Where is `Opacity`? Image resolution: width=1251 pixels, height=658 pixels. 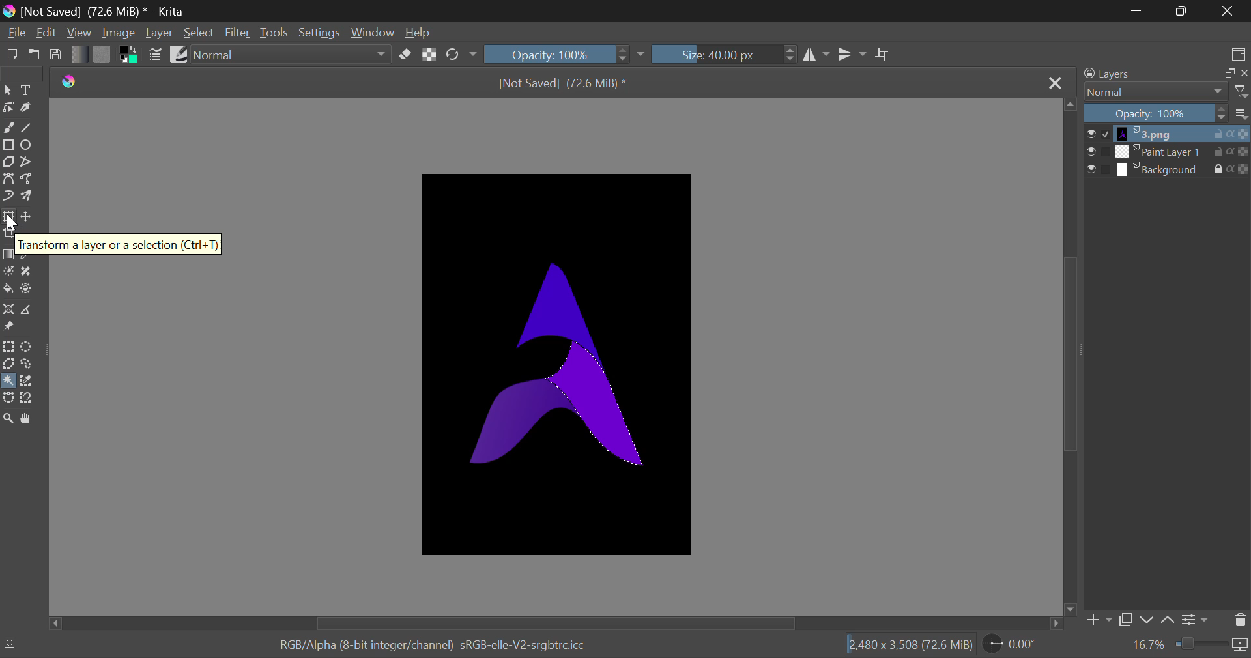
Opacity is located at coordinates (1155, 114).